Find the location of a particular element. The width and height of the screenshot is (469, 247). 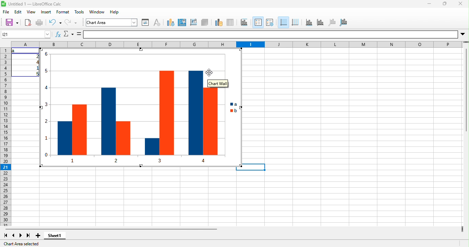

first sheet is located at coordinates (6, 235).